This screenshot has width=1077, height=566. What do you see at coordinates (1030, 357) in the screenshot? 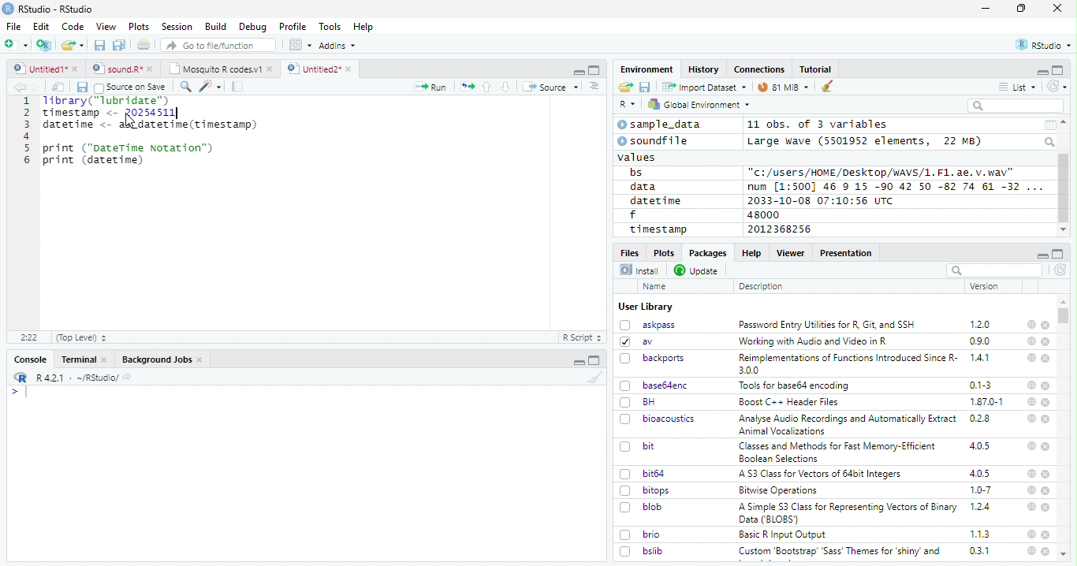
I see `help` at bounding box center [1030, 357].